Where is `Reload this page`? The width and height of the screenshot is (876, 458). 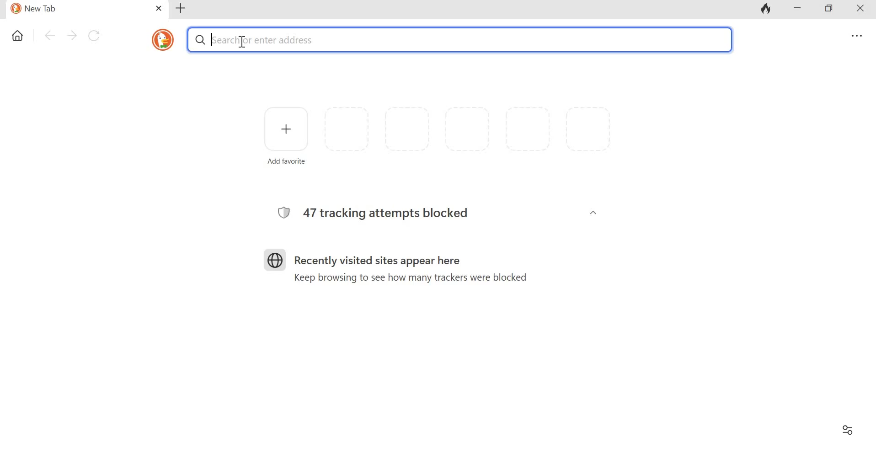 Reload this page is located at coordinates (96, 36).